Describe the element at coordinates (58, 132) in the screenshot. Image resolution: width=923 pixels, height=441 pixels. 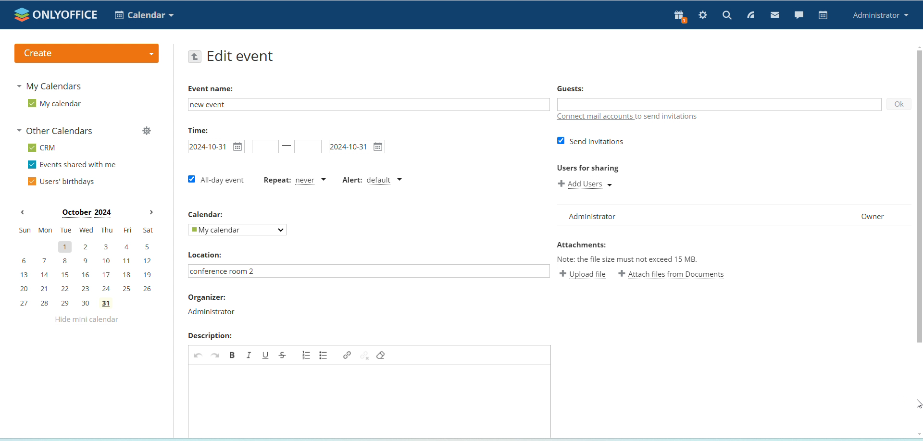
I see `other calendars` at that location.